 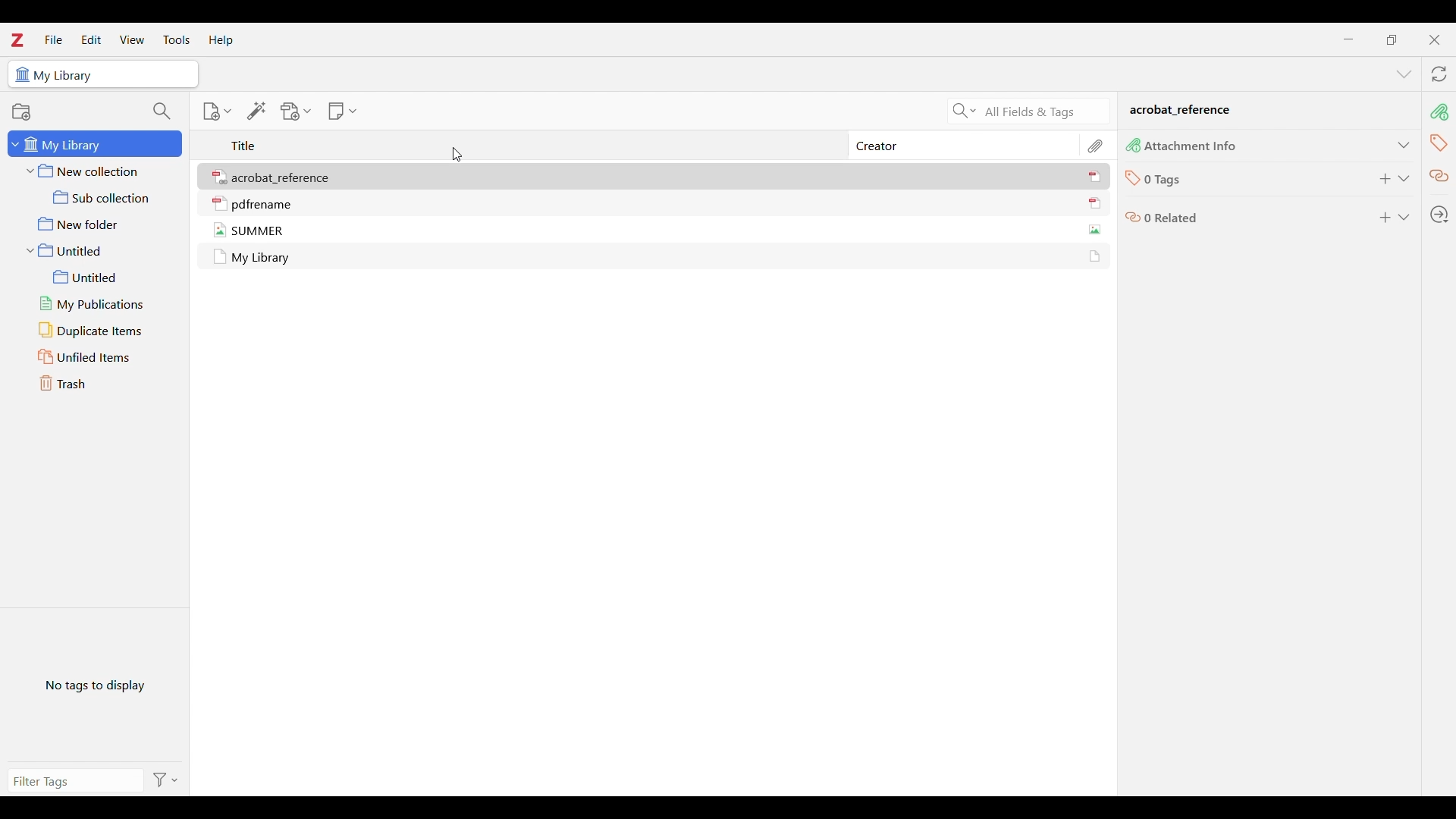 I want to click on Untitled folder, so click(x=96, y=250).